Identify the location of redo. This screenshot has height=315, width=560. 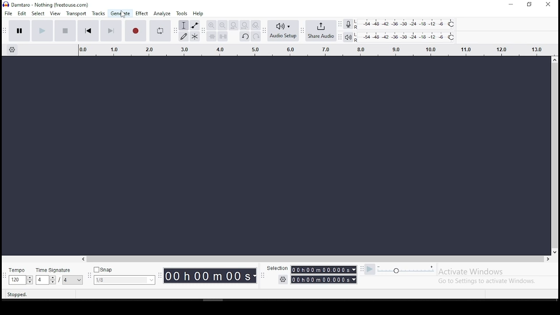
(256, 36).